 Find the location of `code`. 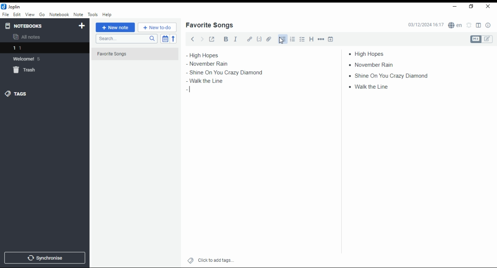

code is located at coordinates (259, 39).